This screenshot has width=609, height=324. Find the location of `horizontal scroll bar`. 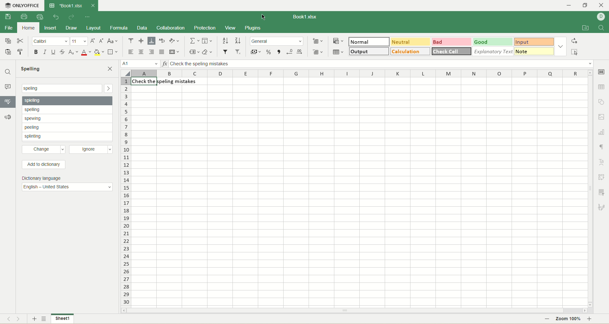

horizontal scroll bar is located at coordinates (353, 312).